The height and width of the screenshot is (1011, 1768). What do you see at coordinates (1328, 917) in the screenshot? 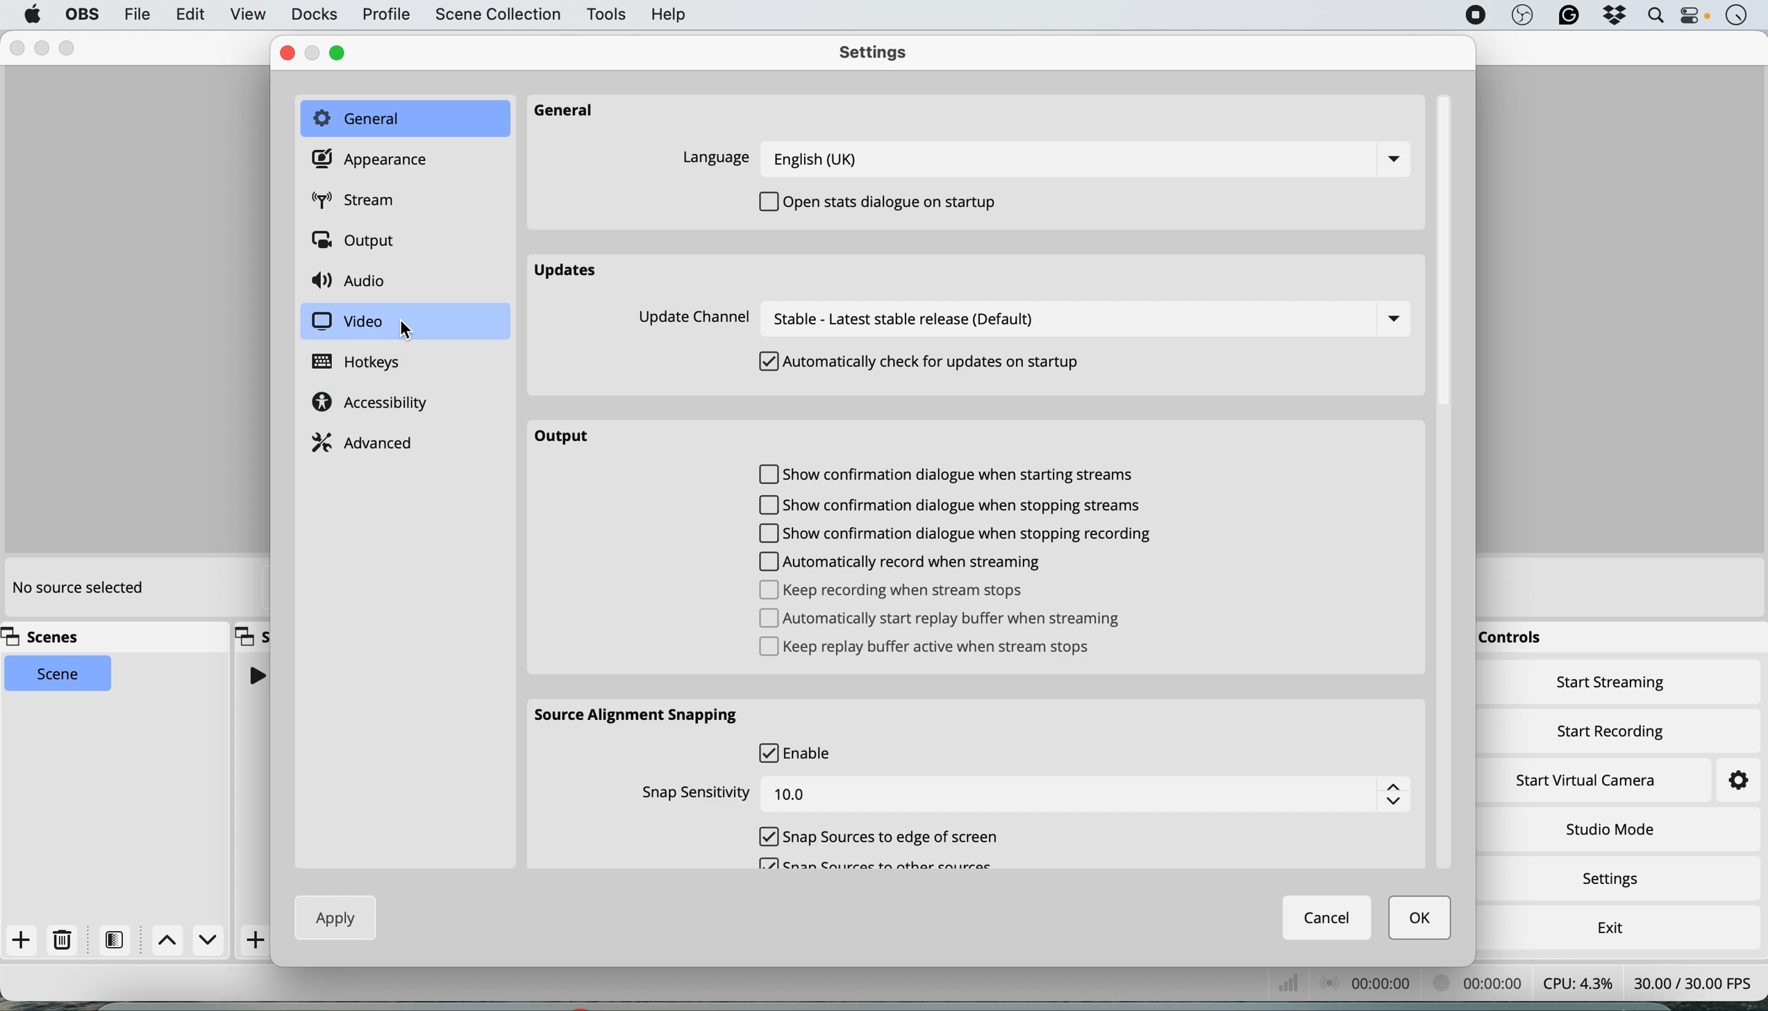
I see `cancel` at bounding box center [1328, 917].